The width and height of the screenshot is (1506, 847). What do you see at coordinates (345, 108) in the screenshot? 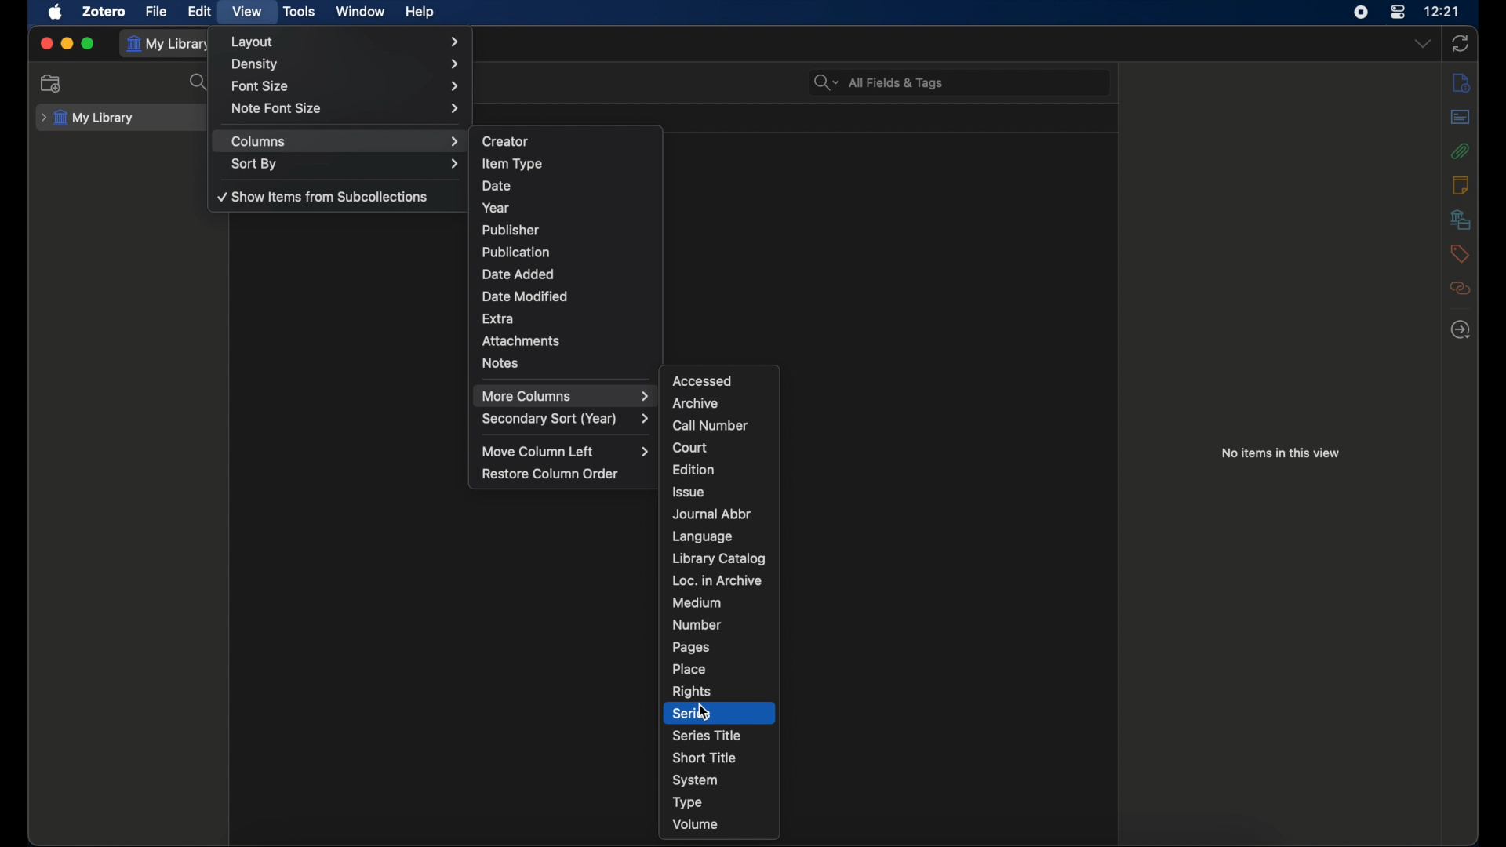
I see `note font size` at bounding box center [345, 108].